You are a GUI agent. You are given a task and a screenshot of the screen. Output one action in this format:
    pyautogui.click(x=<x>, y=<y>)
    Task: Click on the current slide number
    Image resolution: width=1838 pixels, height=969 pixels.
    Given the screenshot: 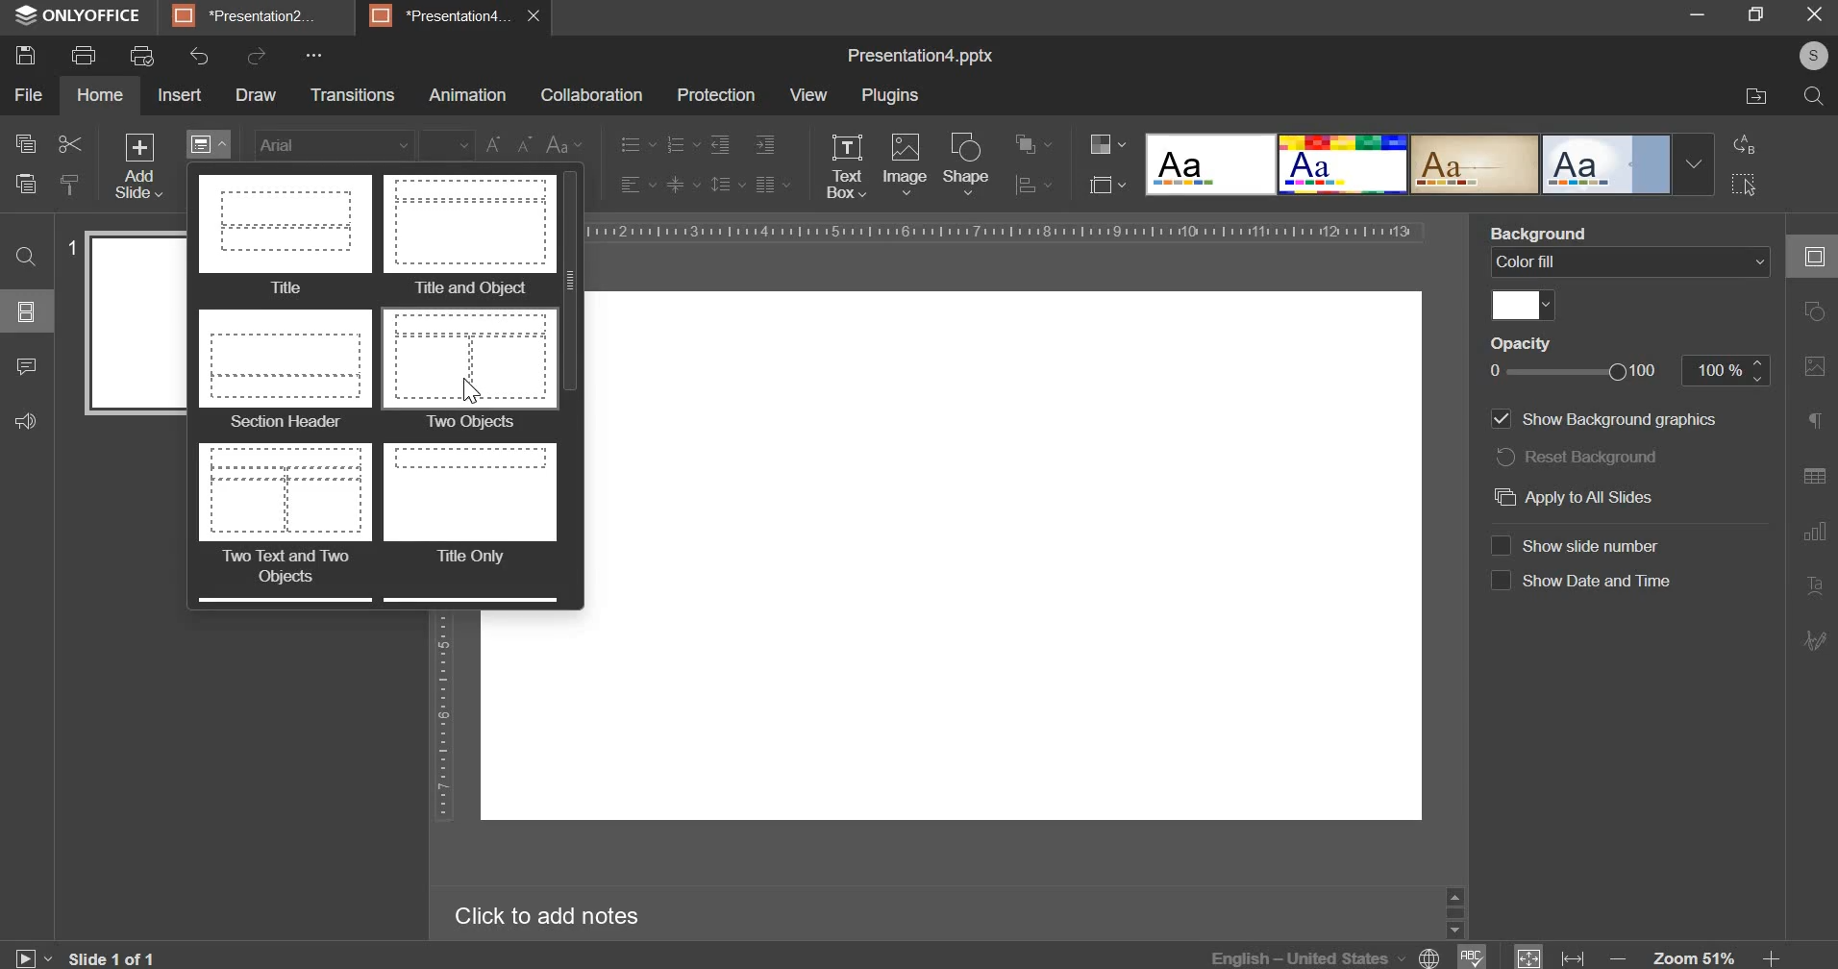 What is the action you would take?
    pyautogui.click(x=117, y=957)
    